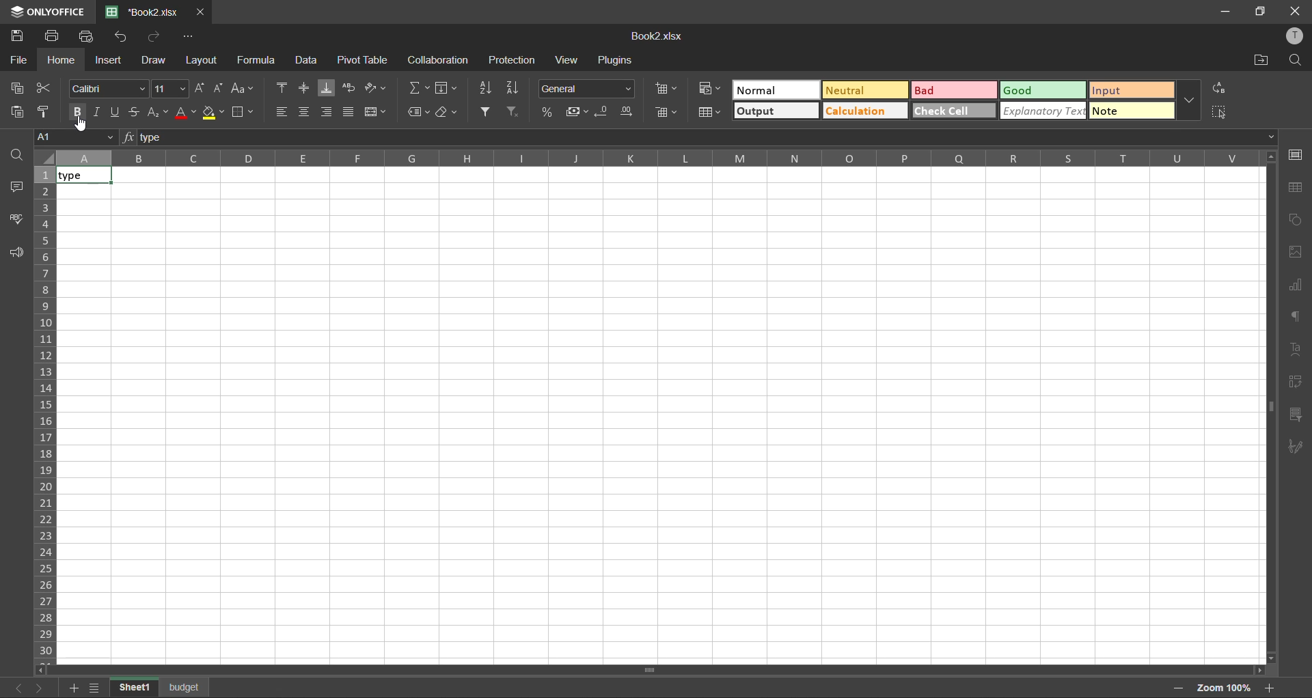  Describe the element at coordinates (1221, 112) in the screenshot. I see `select all` at that location.